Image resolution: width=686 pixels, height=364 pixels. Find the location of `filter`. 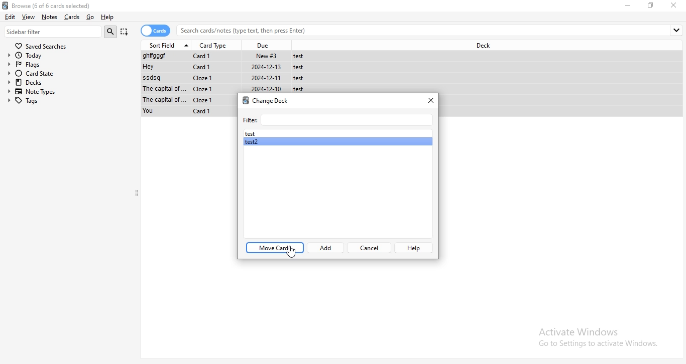

filter is located at coordinates (336, 119).